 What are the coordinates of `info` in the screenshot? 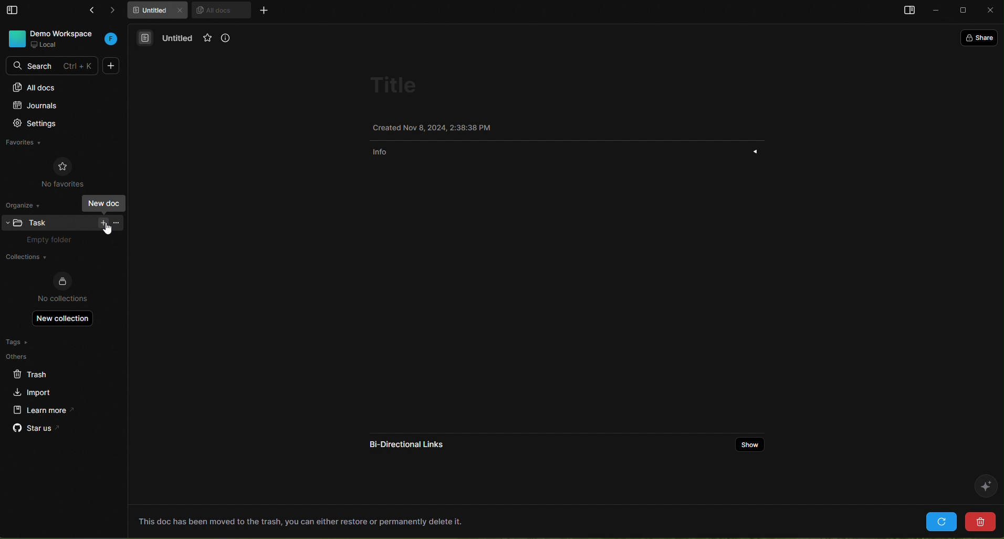 It's located at (570, 151).